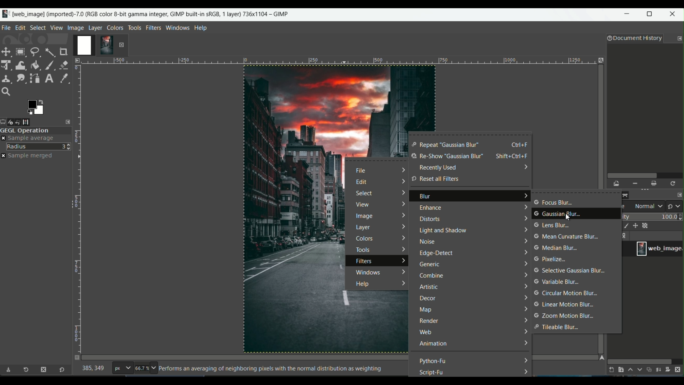  I want to click on select tab, so click(37, 27).